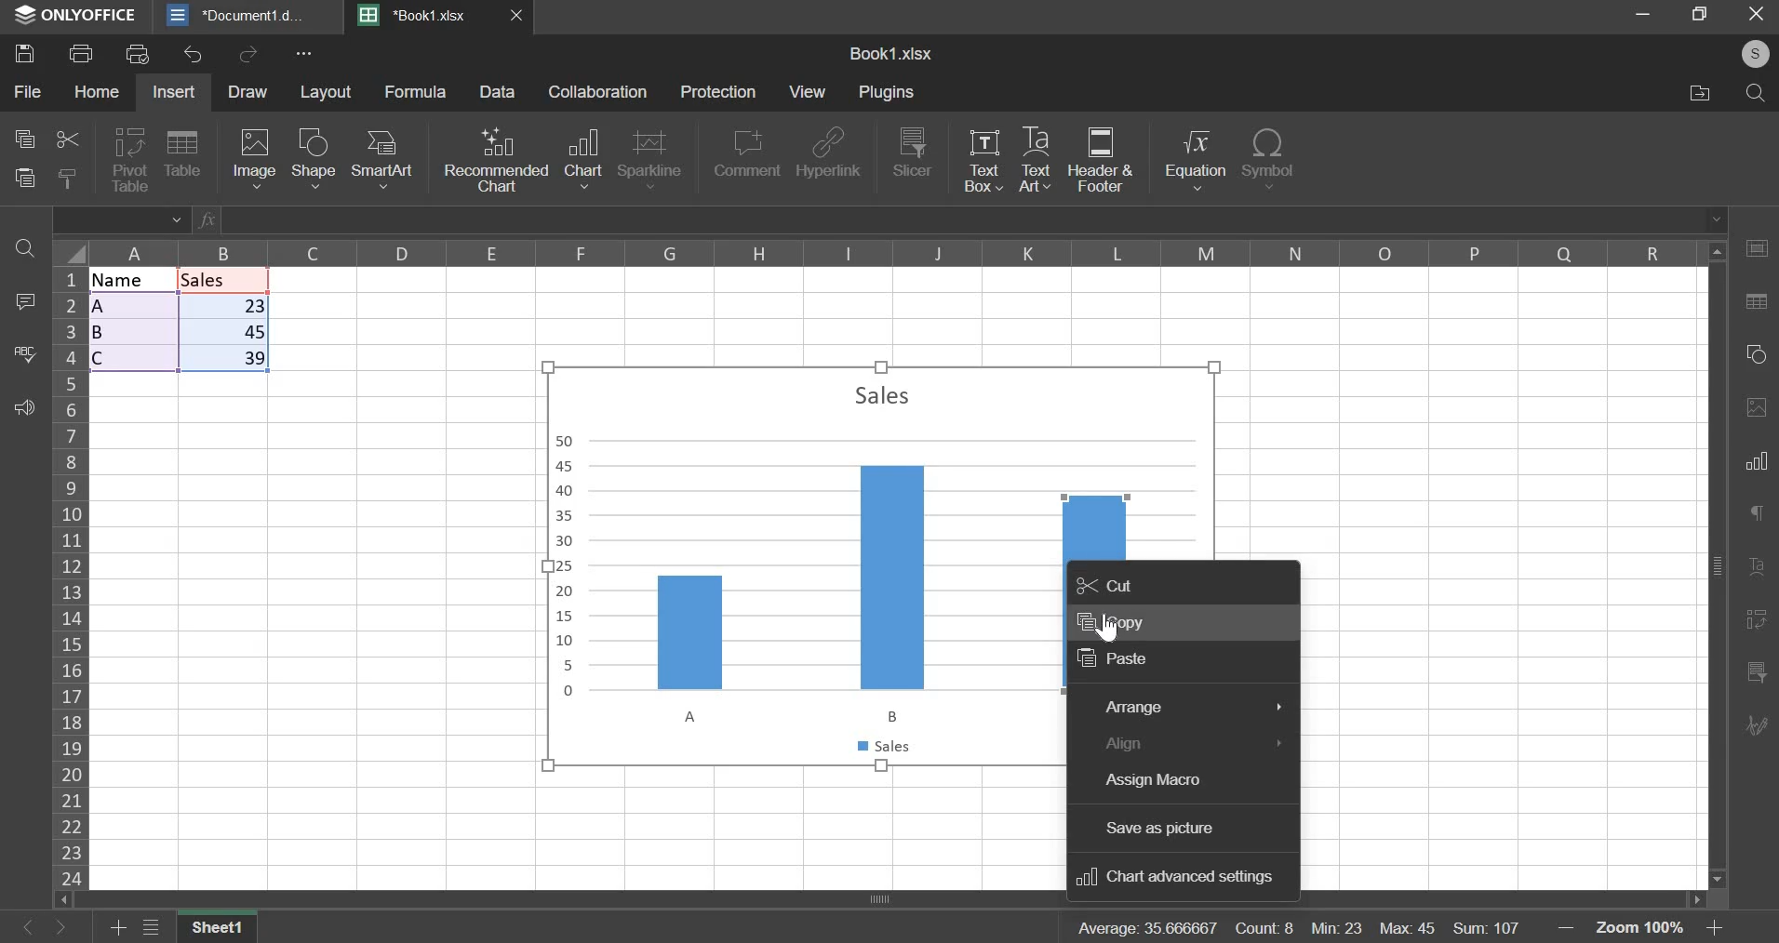 This screenshot has width=1779, height=943. What do you see at coordinates (889, 54) in the screenshot?
I see `sheet name` at bounding box center [889, 54].